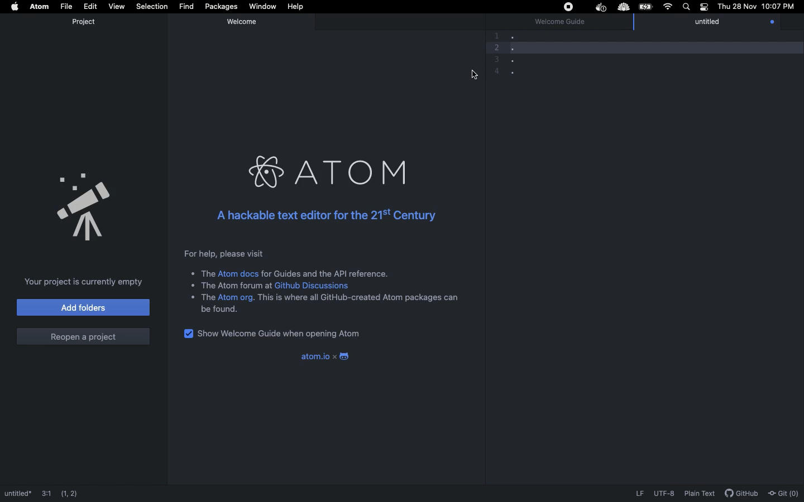 The image size is (804, 502). I want to click on Time, so click(778, 8).